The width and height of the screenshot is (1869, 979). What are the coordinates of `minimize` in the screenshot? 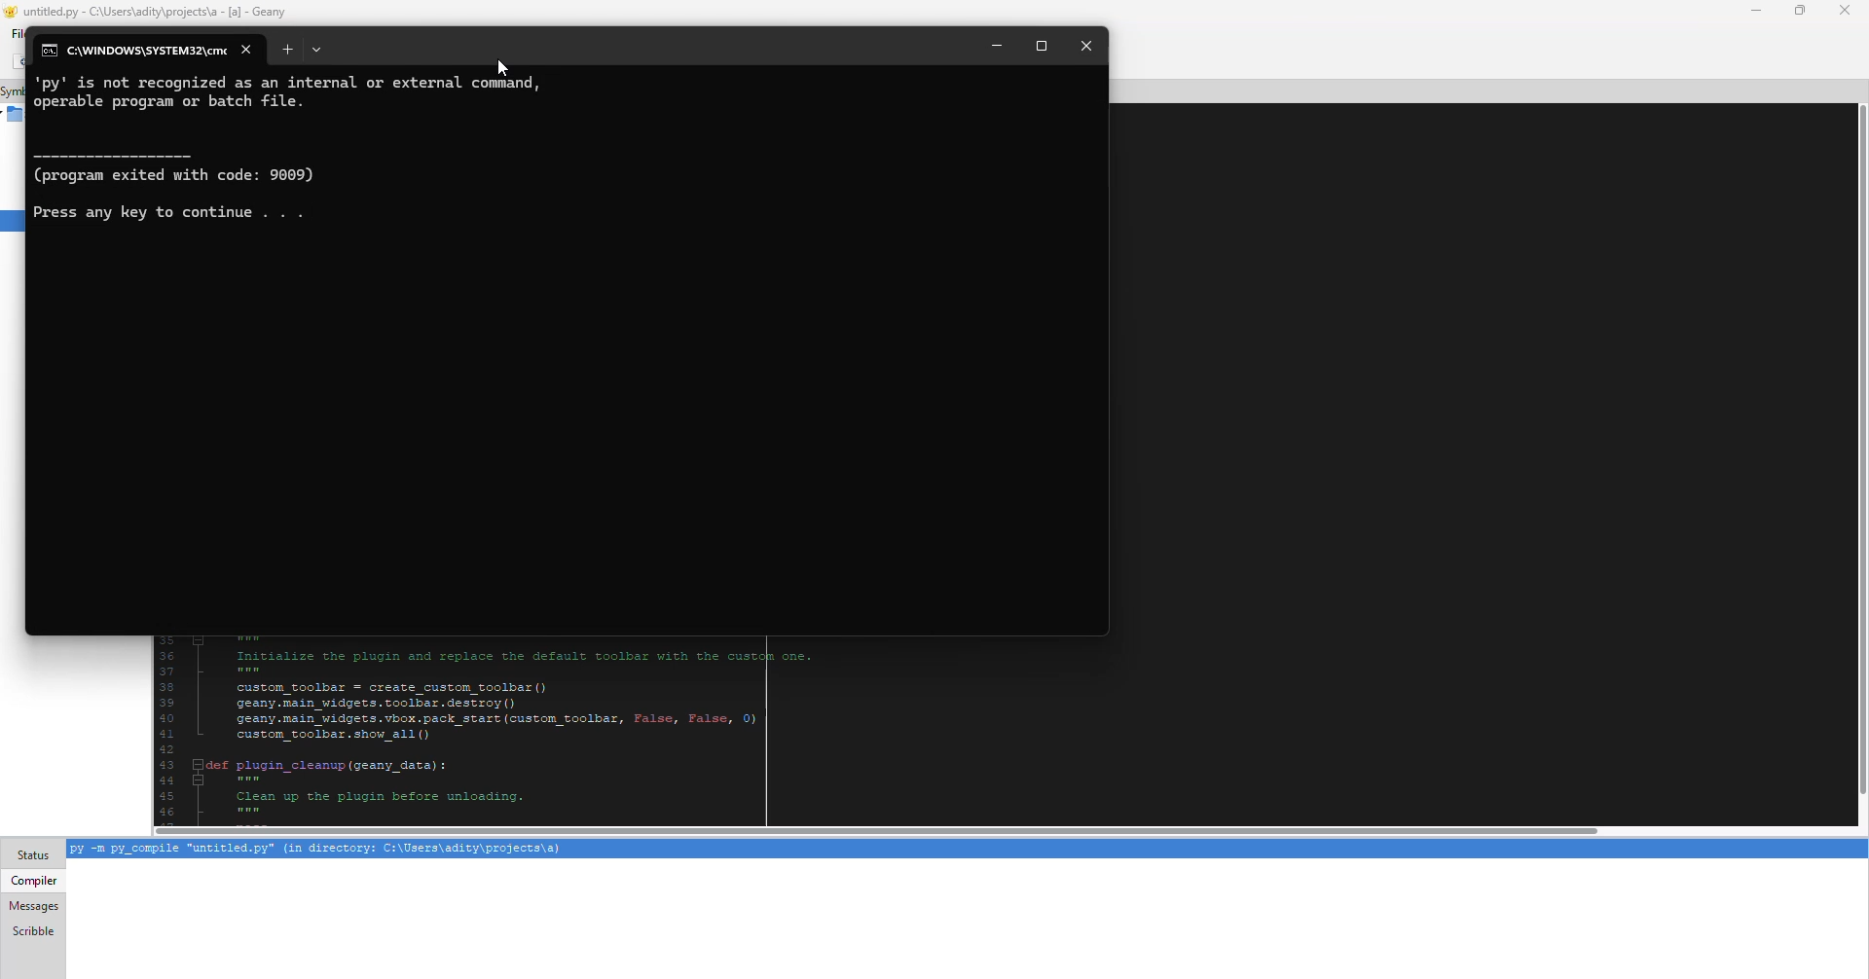 It's located at (1756, 12).